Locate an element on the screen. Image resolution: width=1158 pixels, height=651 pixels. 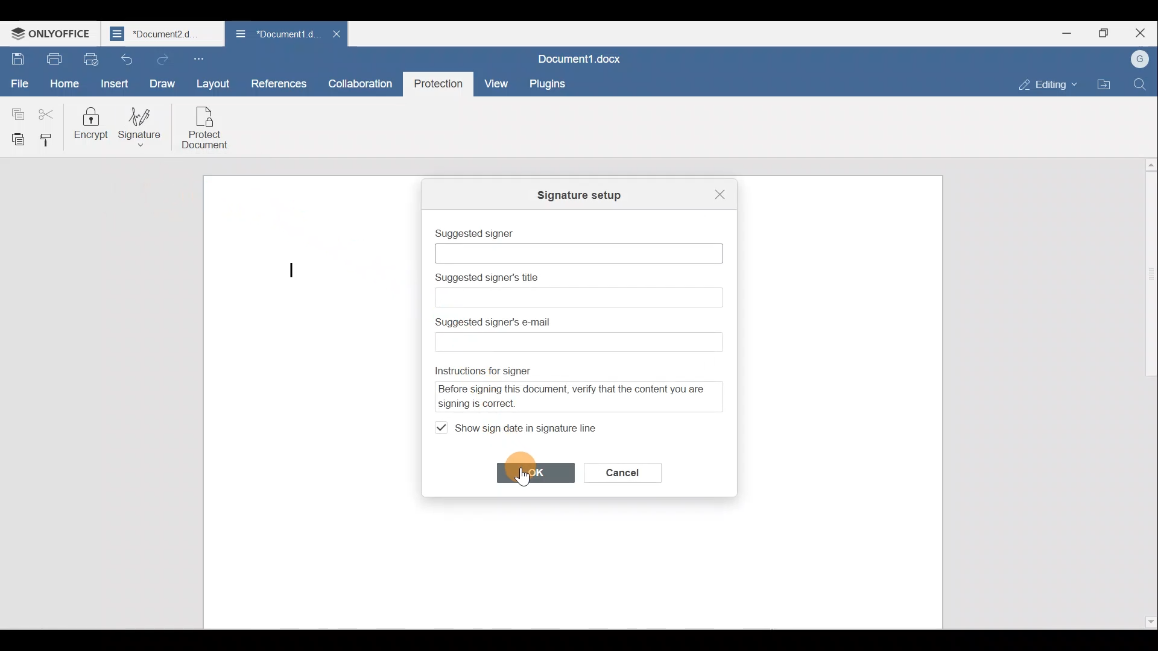
Undo is located at coordinates (125, 58).